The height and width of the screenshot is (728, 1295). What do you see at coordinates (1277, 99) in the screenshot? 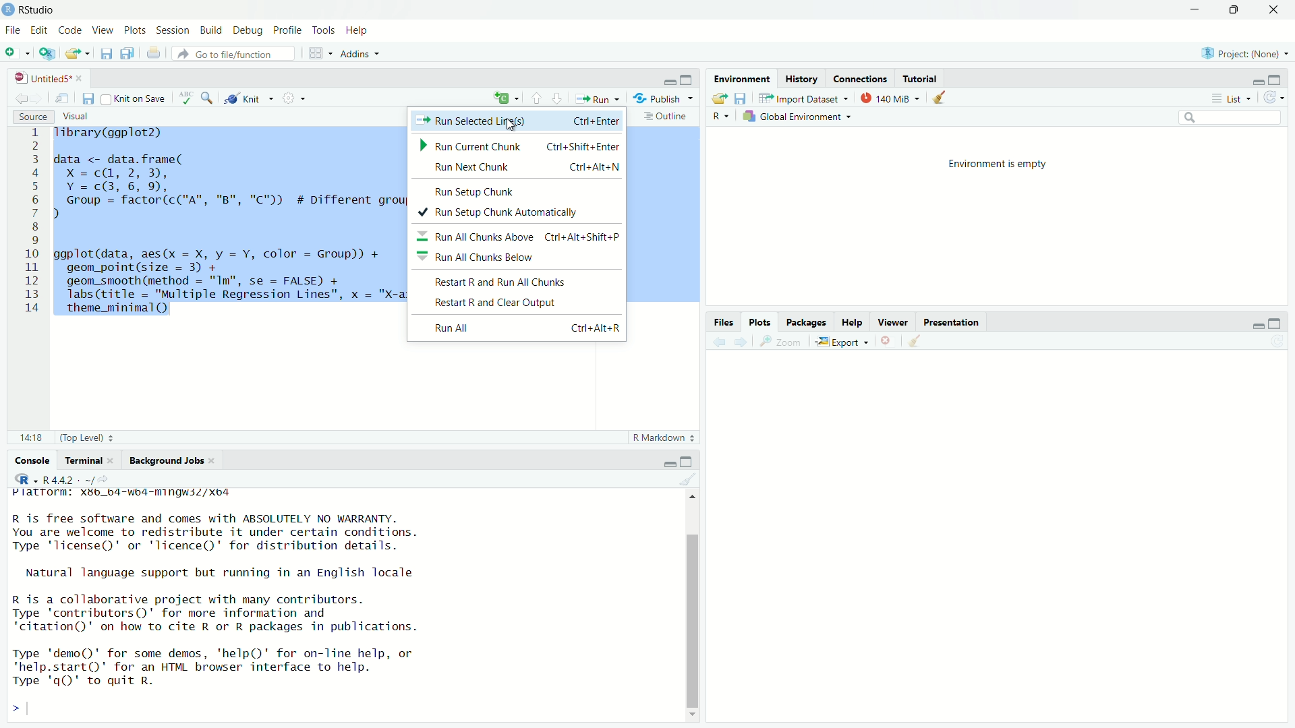
I see `refresh` at bounding box center [1277, 99].